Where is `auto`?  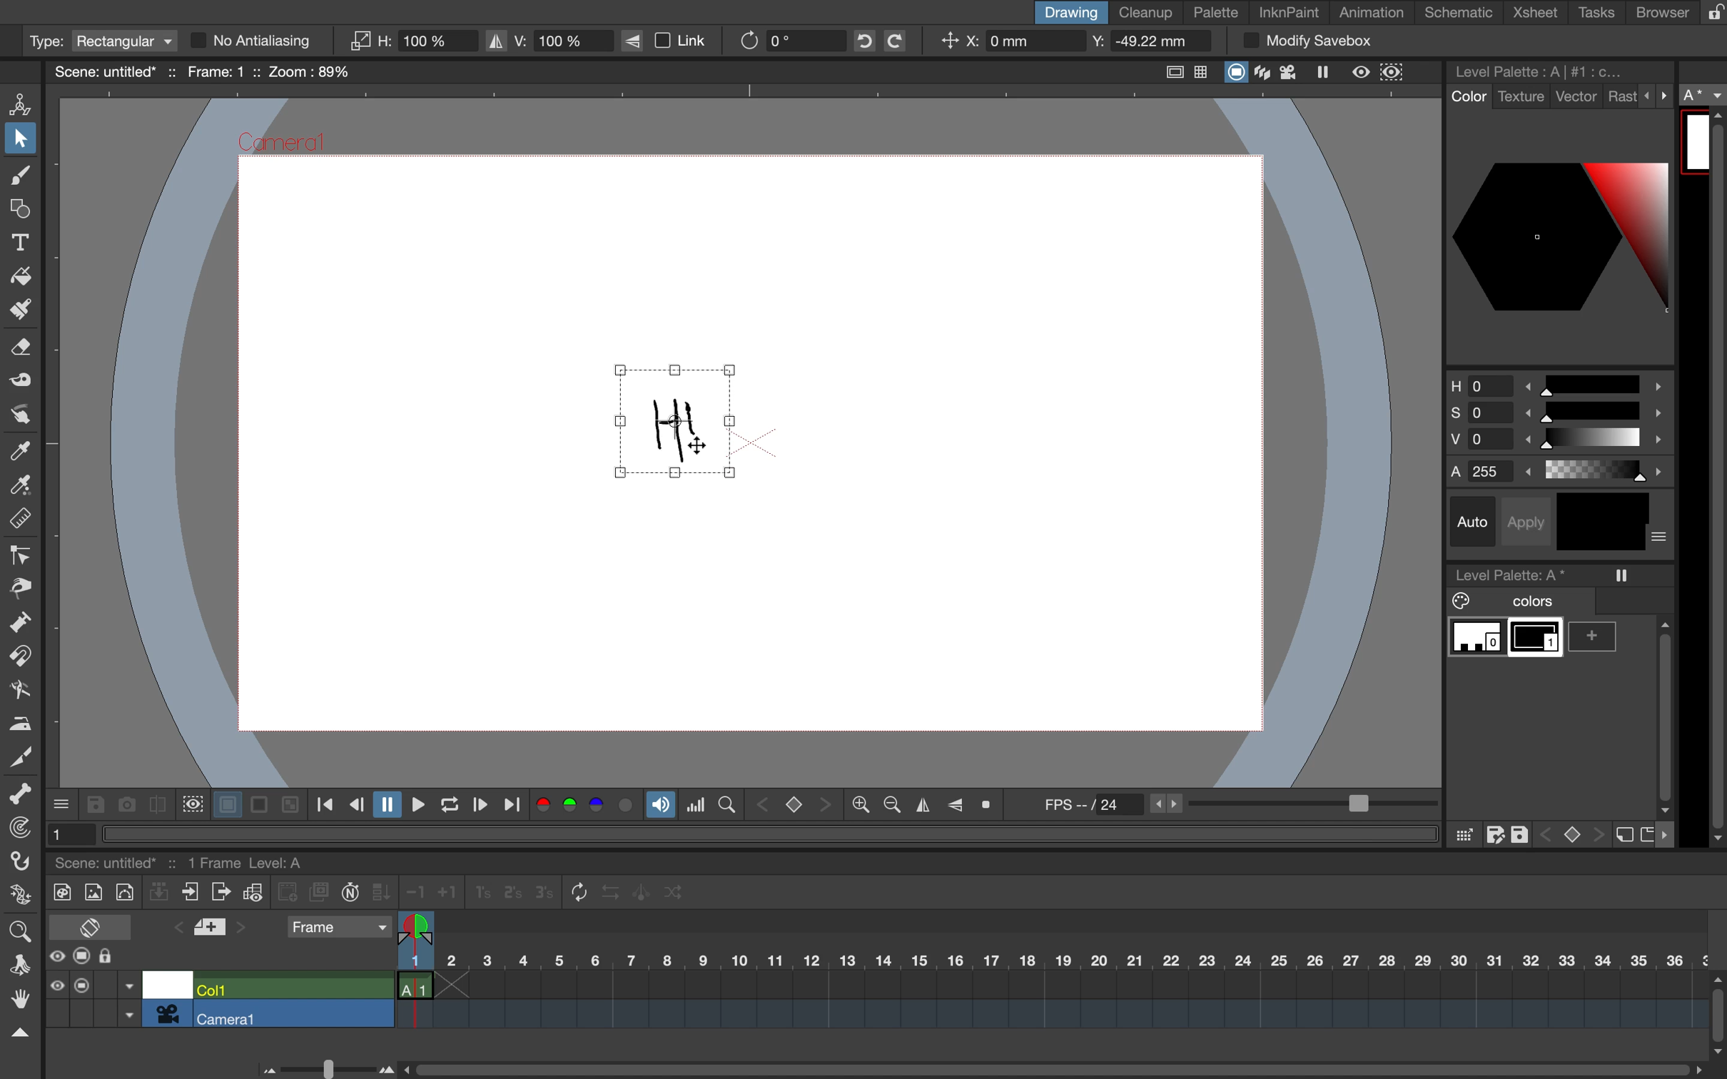
auto is located at coordinates (1475, 522).